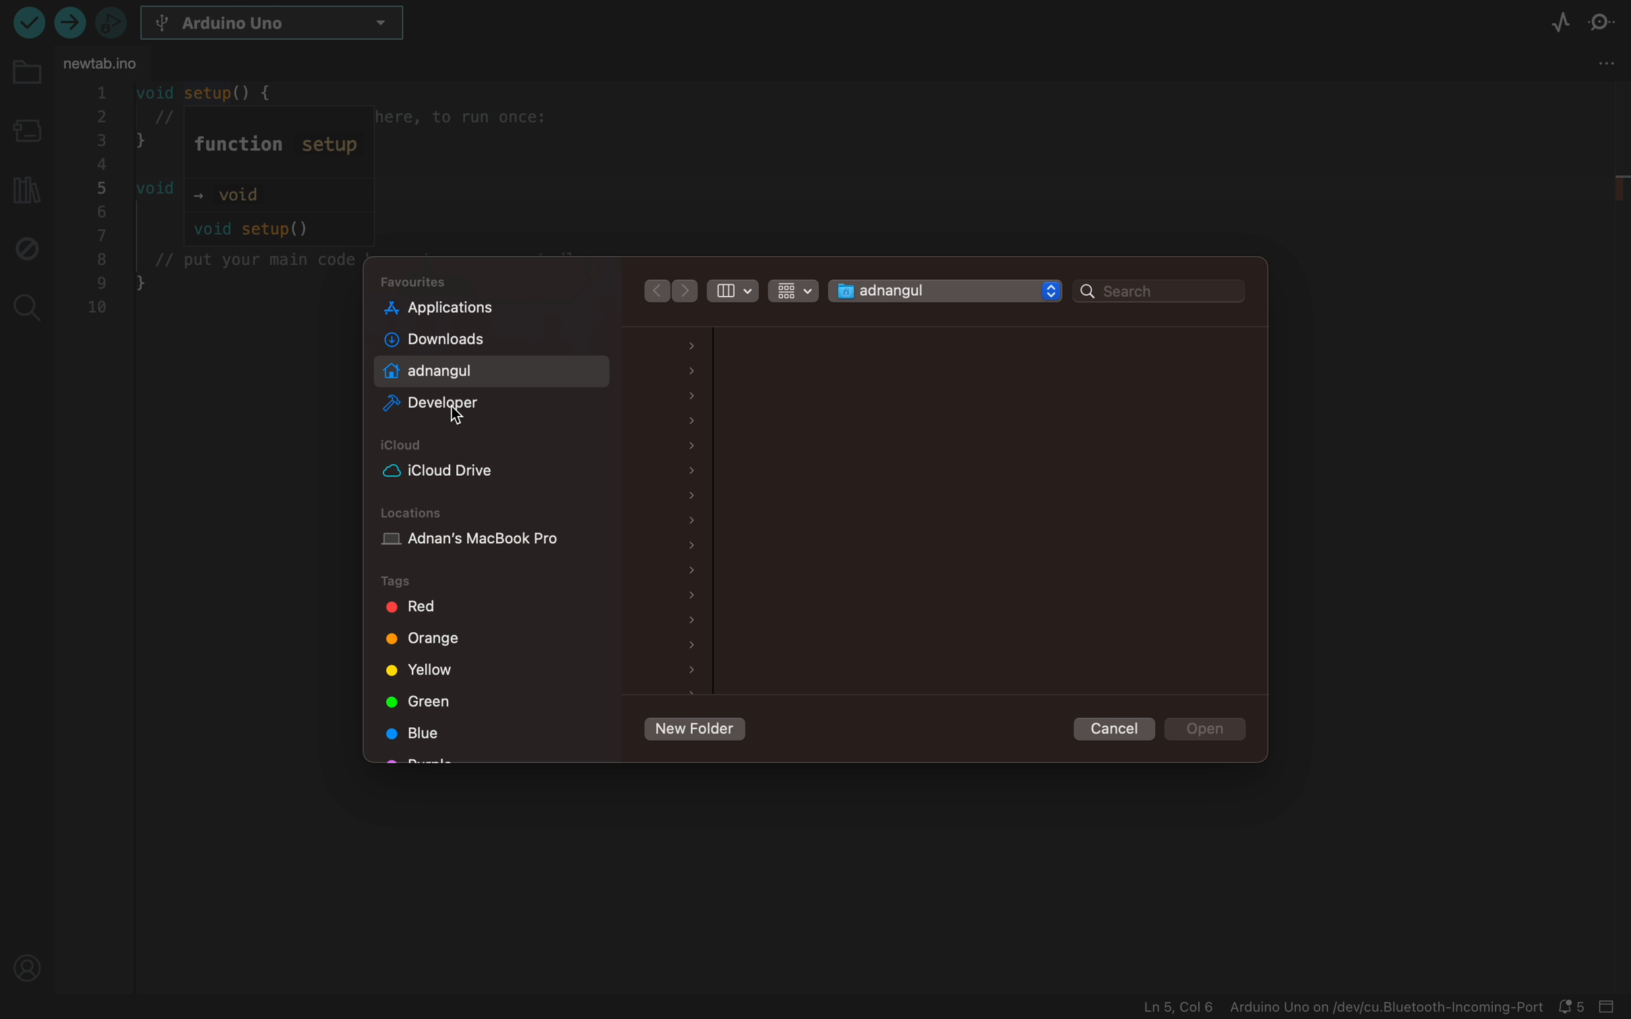  What do you see at coordinates (414, 582) in the screenshot?
I see `tags` at bounding box center [414, 582].